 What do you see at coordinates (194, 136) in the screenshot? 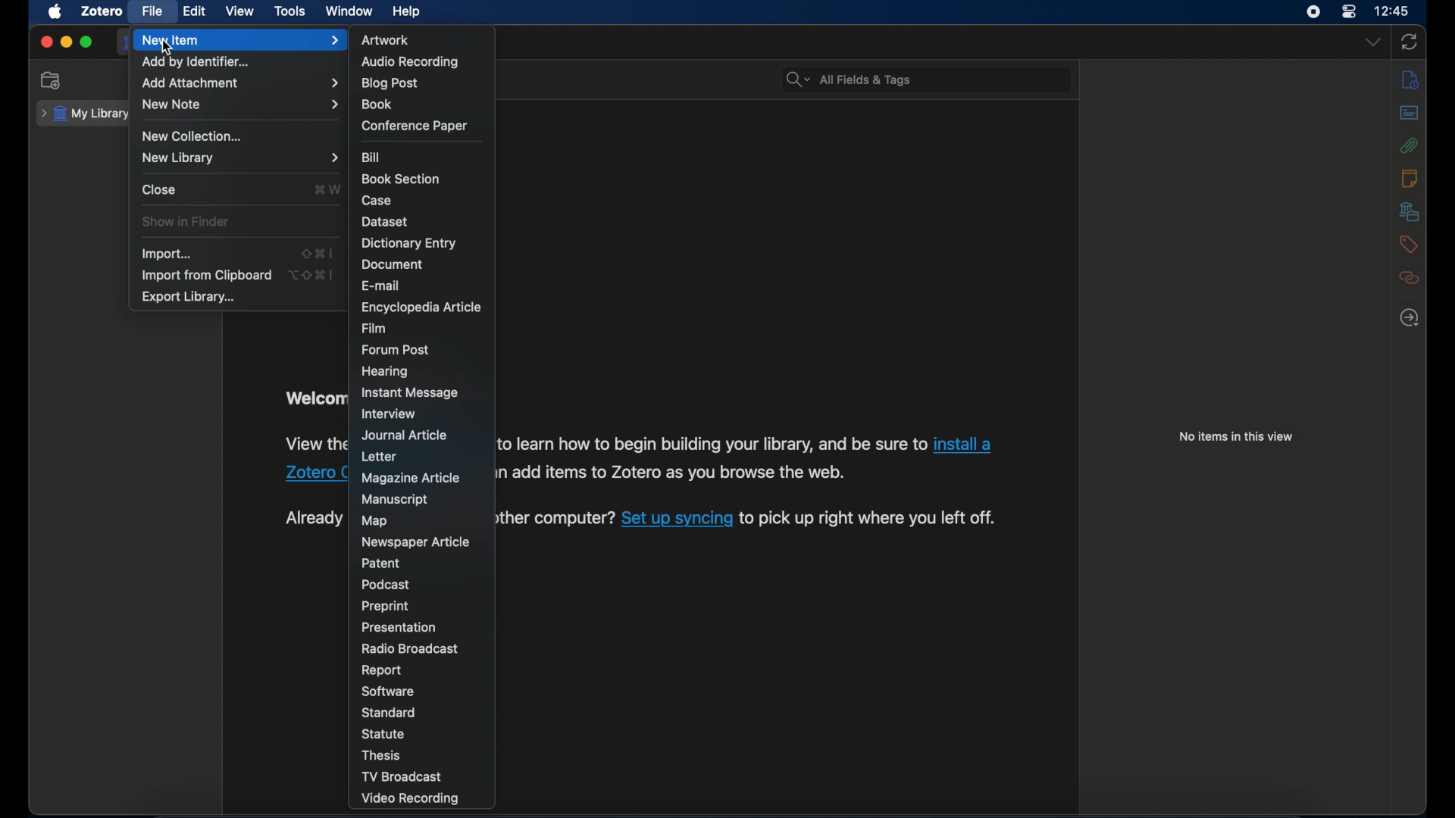
I see `new collection` at bounding box center [194, 136].